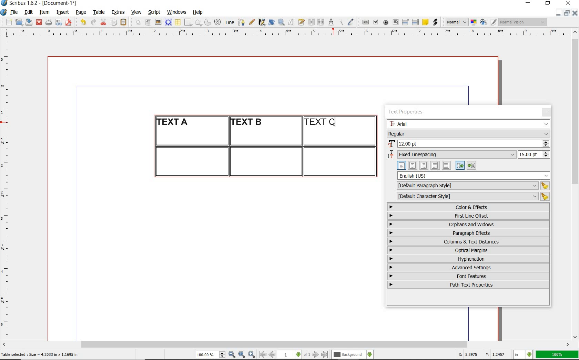 The width and height of the screenshot is (579, 360). What do you see at coordinates (523, 355) in the screenshot?
I see `select the current unit` at bounding box center [523, 355].